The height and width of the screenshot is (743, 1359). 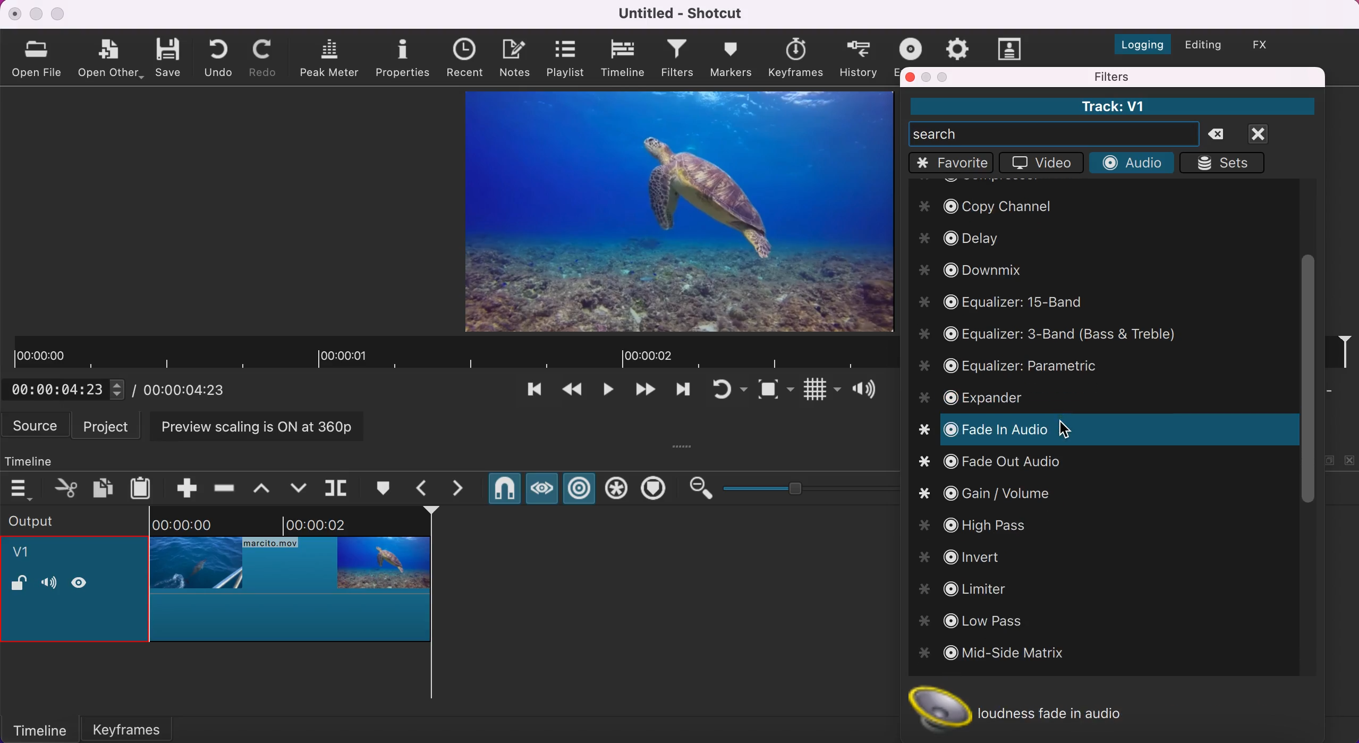 What do you see at coordinates (48, 584) in the screenshot?
I see `volume` at bounding box center [48, 584].